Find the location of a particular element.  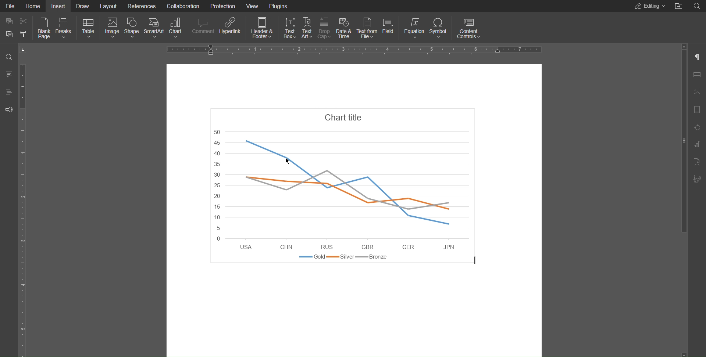

Drop Cap is located at coordinates (325, 27).